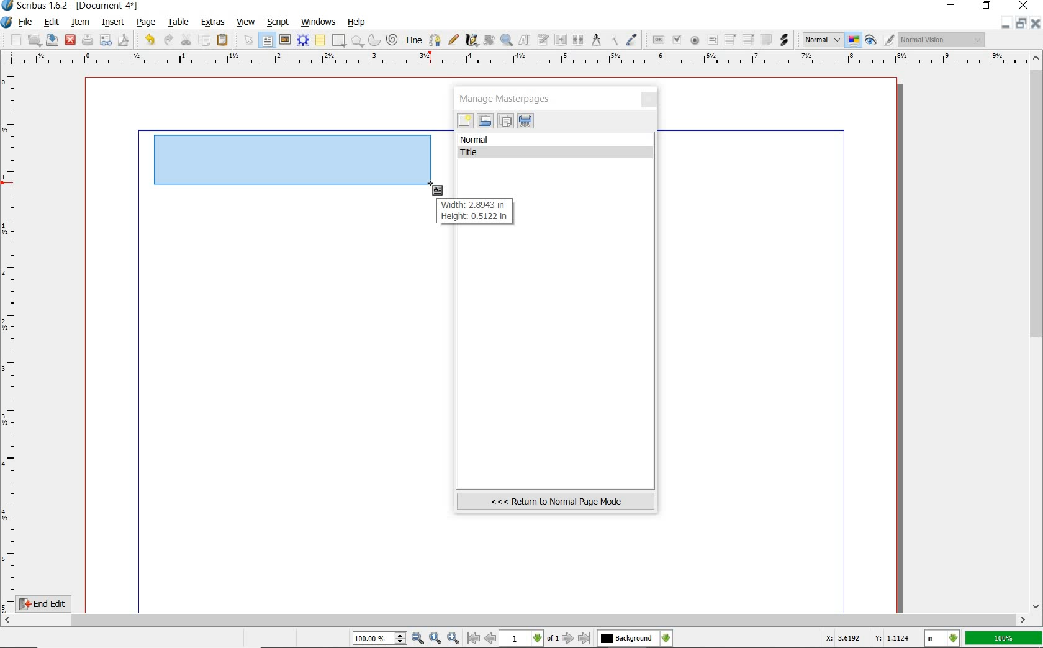 The image size is (1043, 648). I want to click on of 1, so click(553, 639).